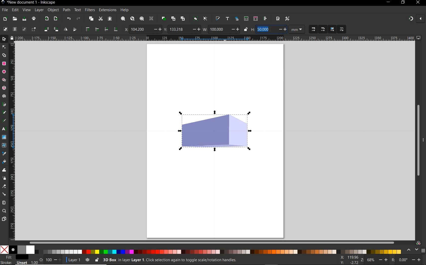 The width and height of the screenshot is (426, 265). I want to click on tweak tool, so click(4, 170).